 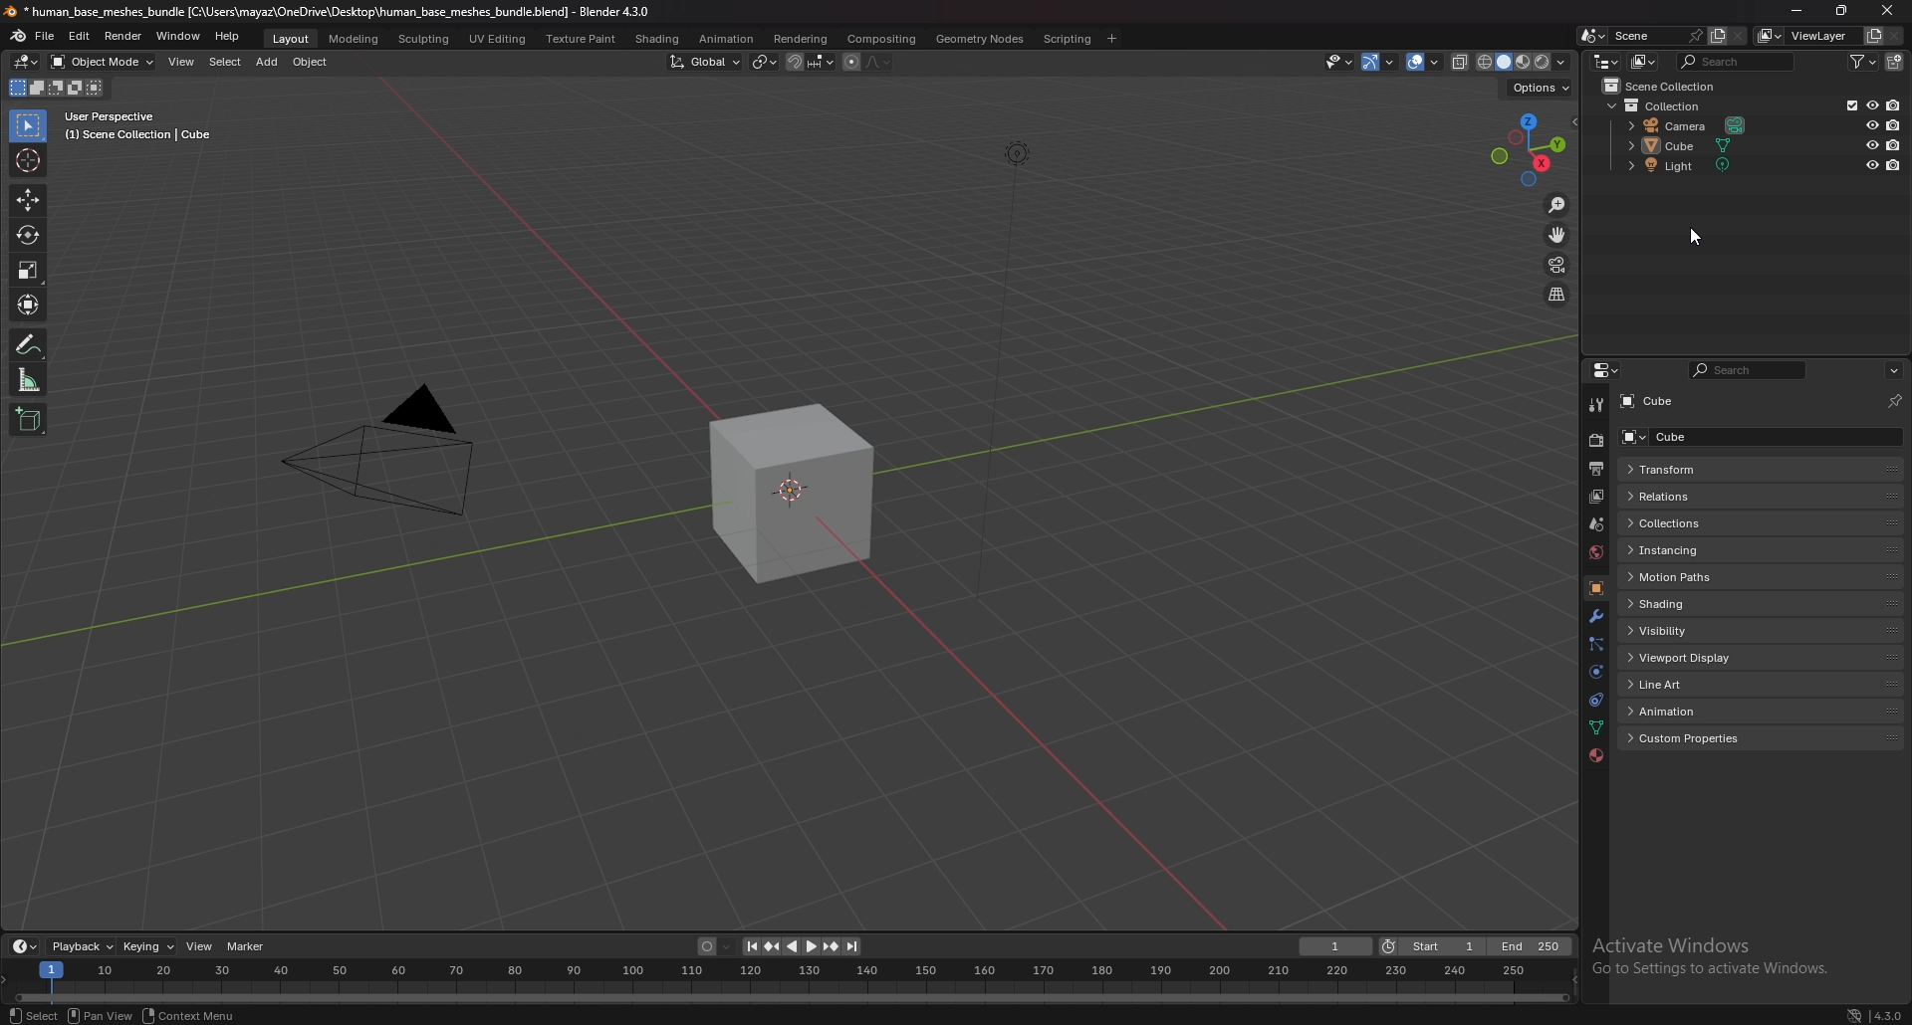 I want to click on transform, so click(x=31, y=303).